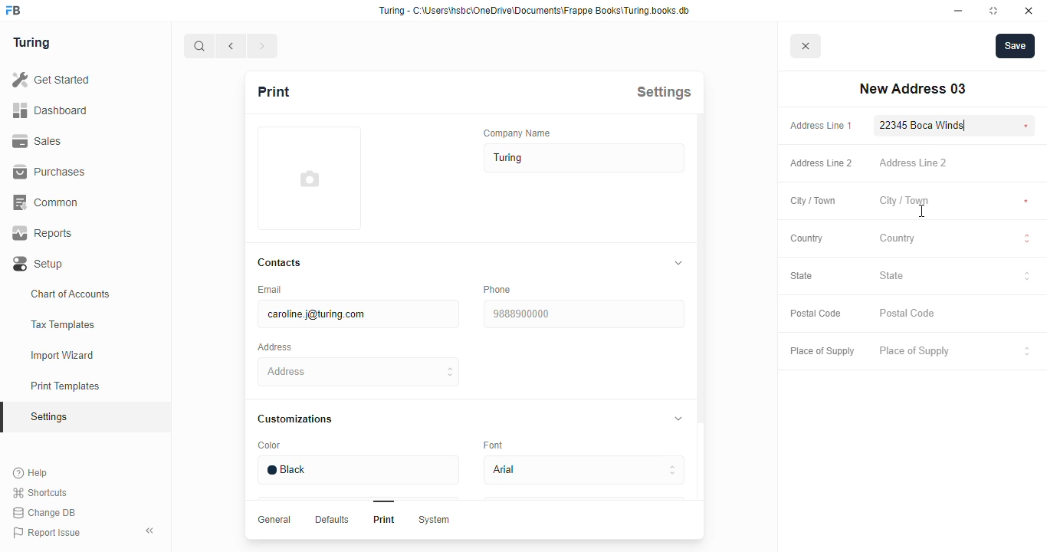 This screenshot has width=1047, height=552. I want to click on country, so click(807, 238).